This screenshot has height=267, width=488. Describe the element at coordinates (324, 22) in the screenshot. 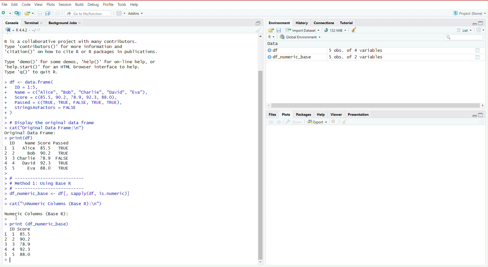

I see `connections` at that location.